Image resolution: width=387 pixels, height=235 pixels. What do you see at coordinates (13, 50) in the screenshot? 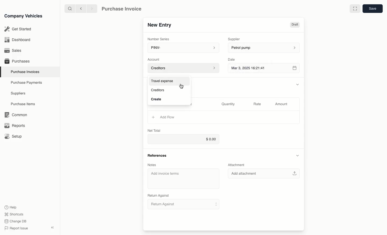
I see `Sales` at bounding box center [13, 50].